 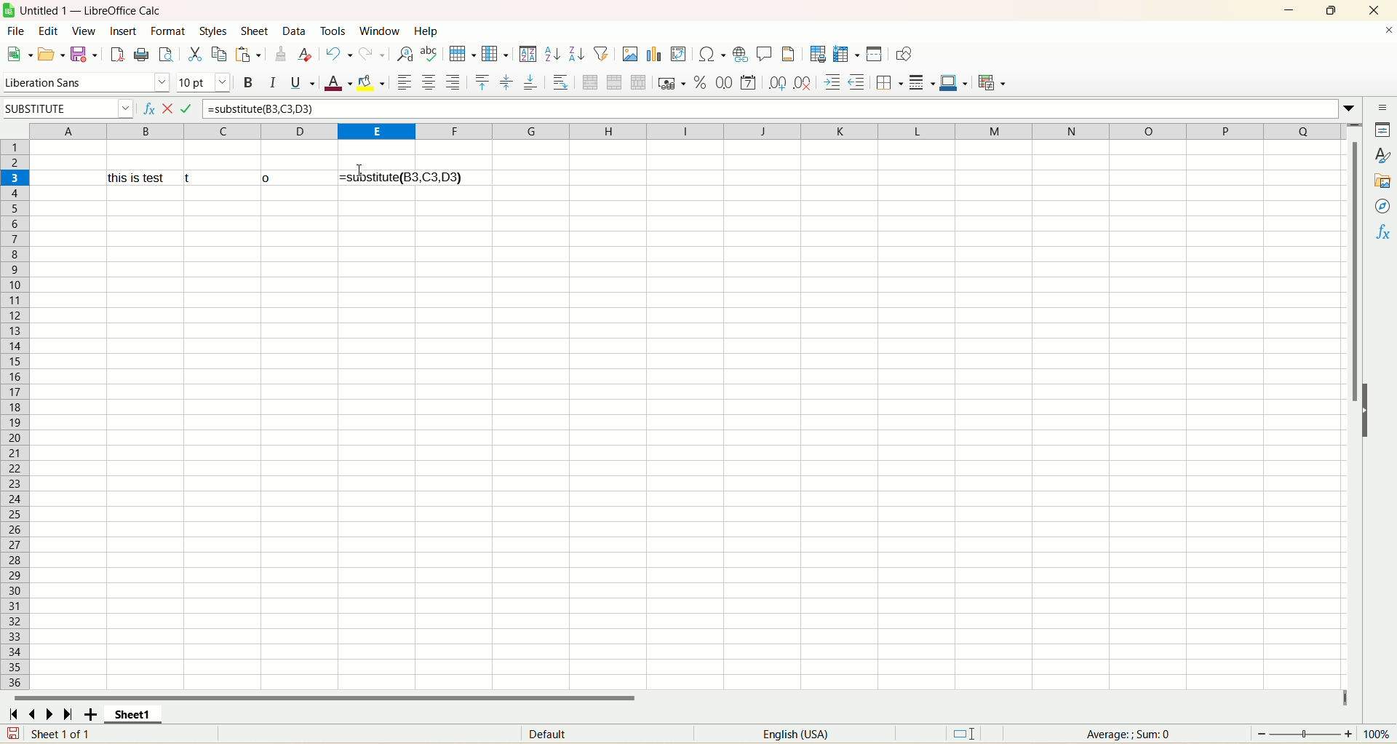 What do you see at coordinates (201, 176) in the screenshot?
I see `this is test` at bounding box center [201, 176].